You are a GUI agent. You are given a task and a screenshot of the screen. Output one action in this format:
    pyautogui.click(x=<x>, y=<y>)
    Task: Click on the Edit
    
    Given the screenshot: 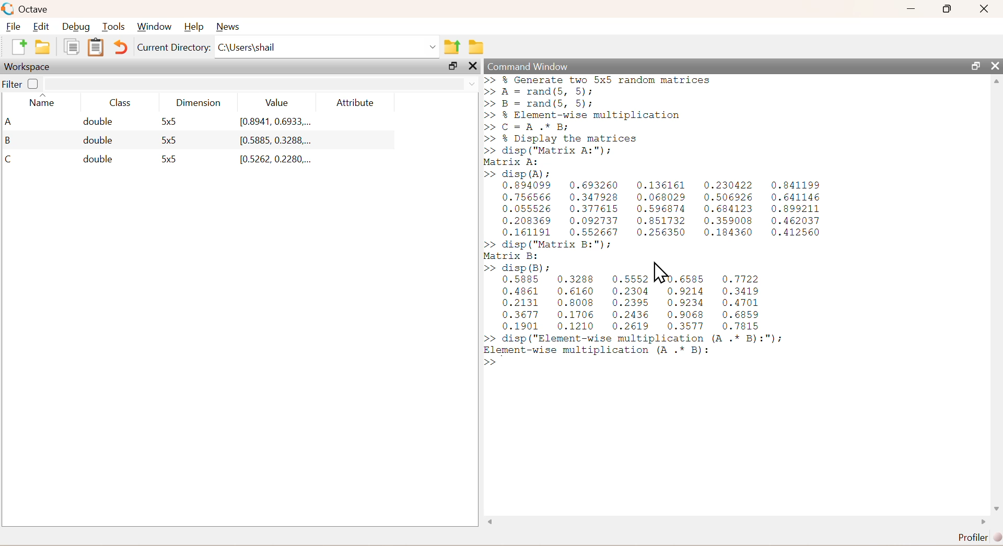 What is the action you would take?
    pyautogui.click(x=44, y=26)
    